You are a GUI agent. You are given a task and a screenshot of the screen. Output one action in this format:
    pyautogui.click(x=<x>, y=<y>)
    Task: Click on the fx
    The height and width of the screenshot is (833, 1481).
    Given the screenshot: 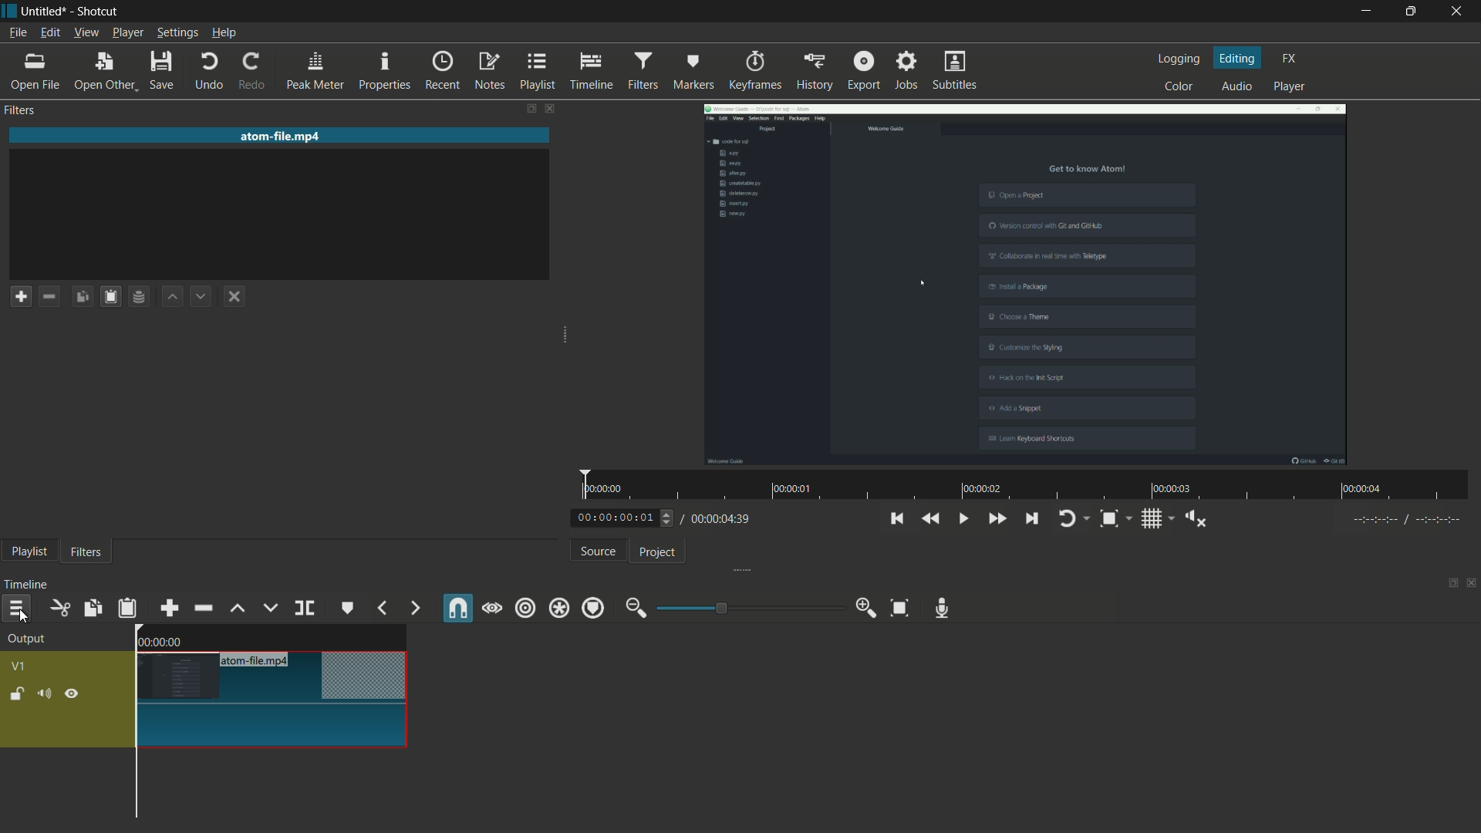 What is the action you would take?
    pyautogui.click(x=1290, y=59)
    